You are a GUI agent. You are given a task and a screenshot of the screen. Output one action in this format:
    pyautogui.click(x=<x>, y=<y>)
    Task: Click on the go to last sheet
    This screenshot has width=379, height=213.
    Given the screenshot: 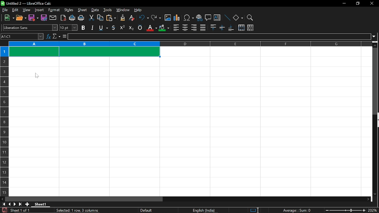 What is the action you would take?
    pyautogui.click(x=20, y=204)
    